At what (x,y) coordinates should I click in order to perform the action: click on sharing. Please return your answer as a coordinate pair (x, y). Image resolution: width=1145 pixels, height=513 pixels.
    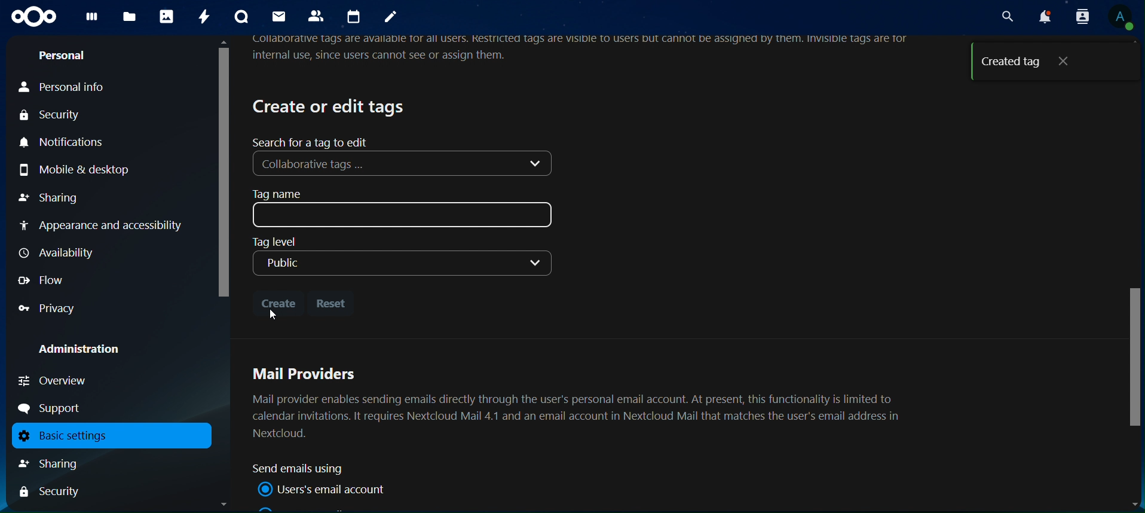
    Looking at the image, I should click on (51, 197).